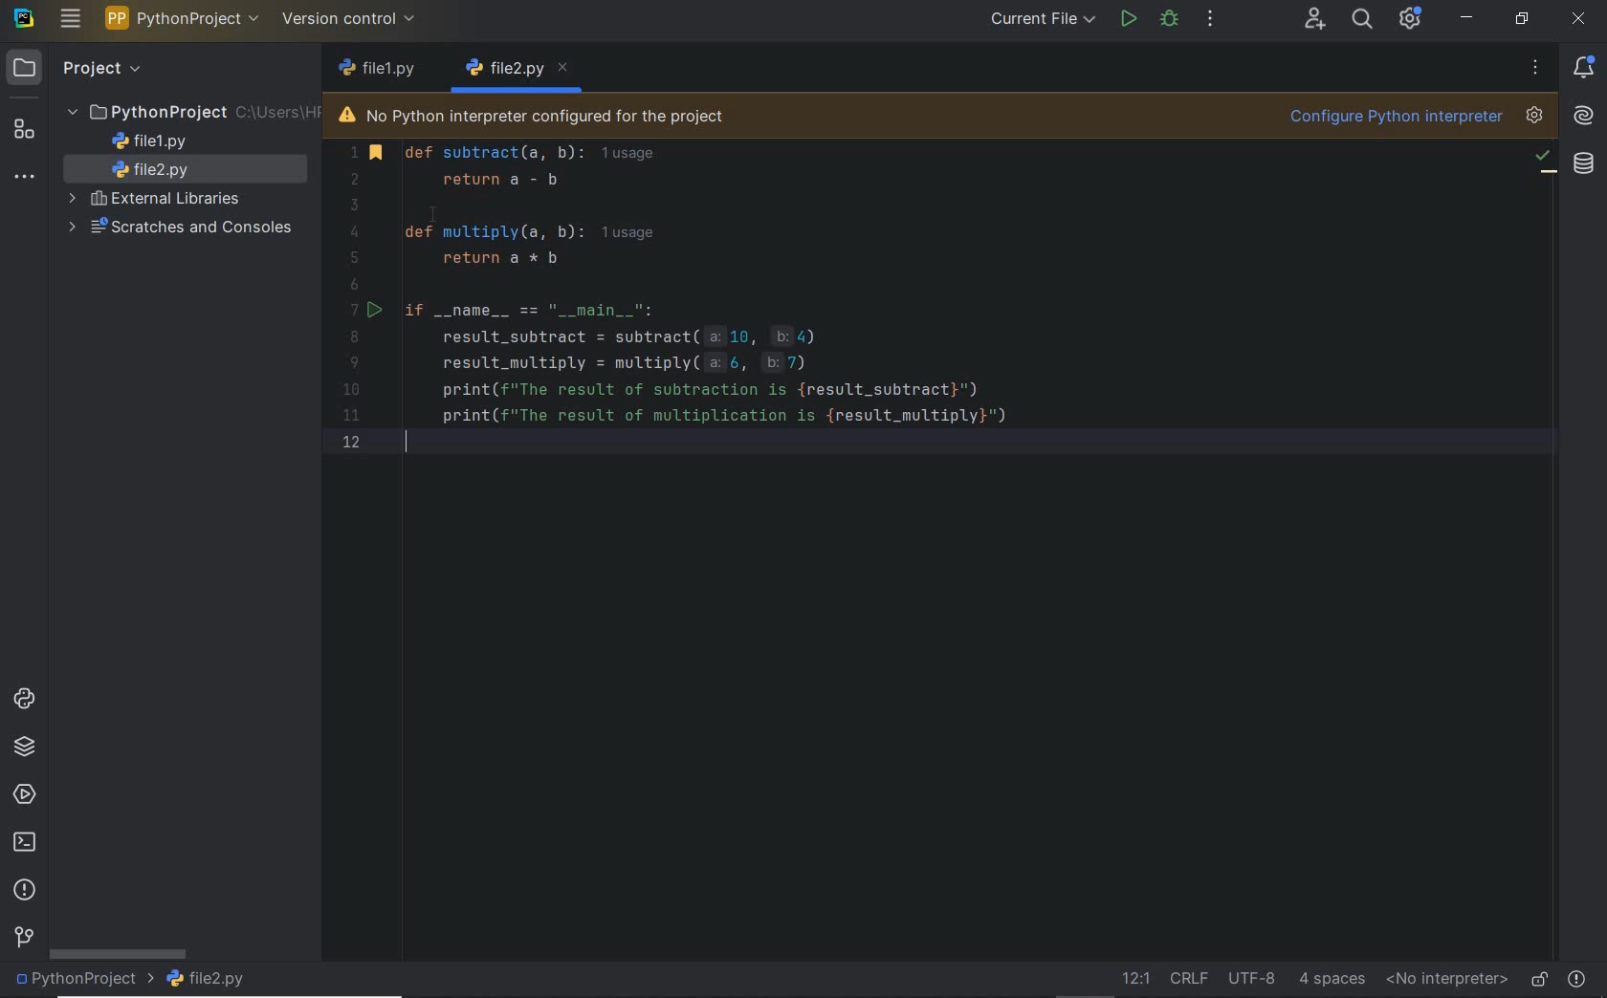 This screenshot has height=998, width=1607. What do you see at coordinates (191, 113) in the screenshot?
I see `project folder` at bounding box center [191, 113].